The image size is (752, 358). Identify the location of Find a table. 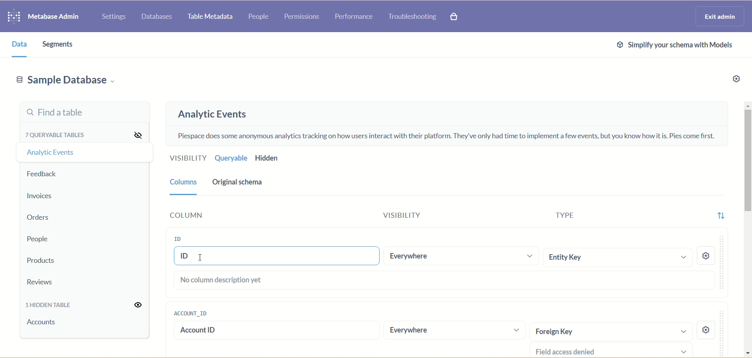
(82, 112).